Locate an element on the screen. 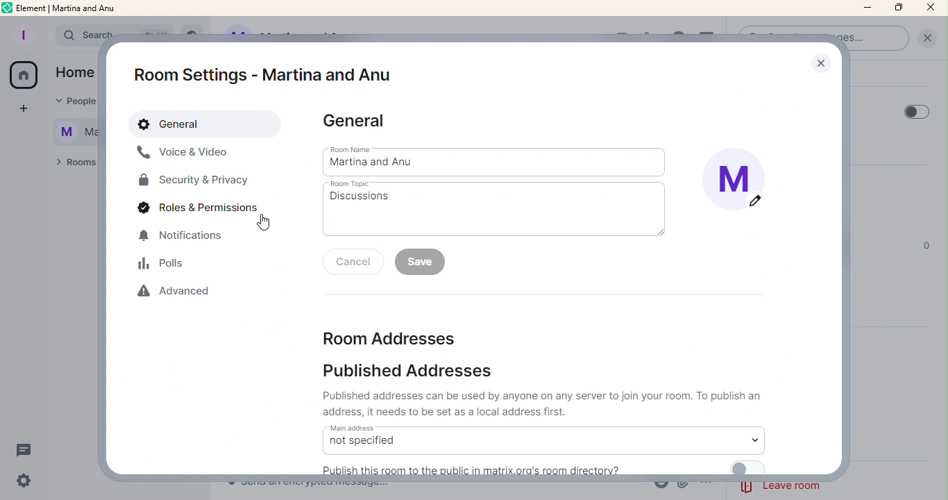 The image size is (948, 500). Security and privacy is located at coordinates (193, 182).